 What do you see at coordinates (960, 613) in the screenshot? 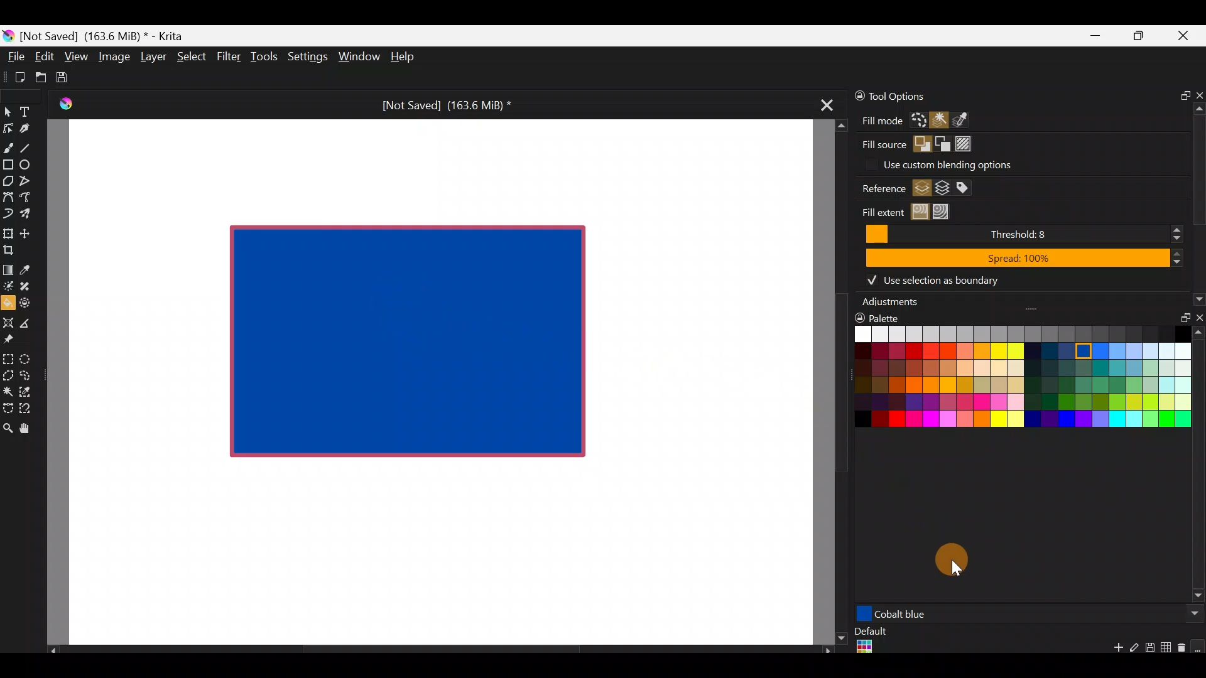
I see `Purple color` at bounding box center [960, 613].